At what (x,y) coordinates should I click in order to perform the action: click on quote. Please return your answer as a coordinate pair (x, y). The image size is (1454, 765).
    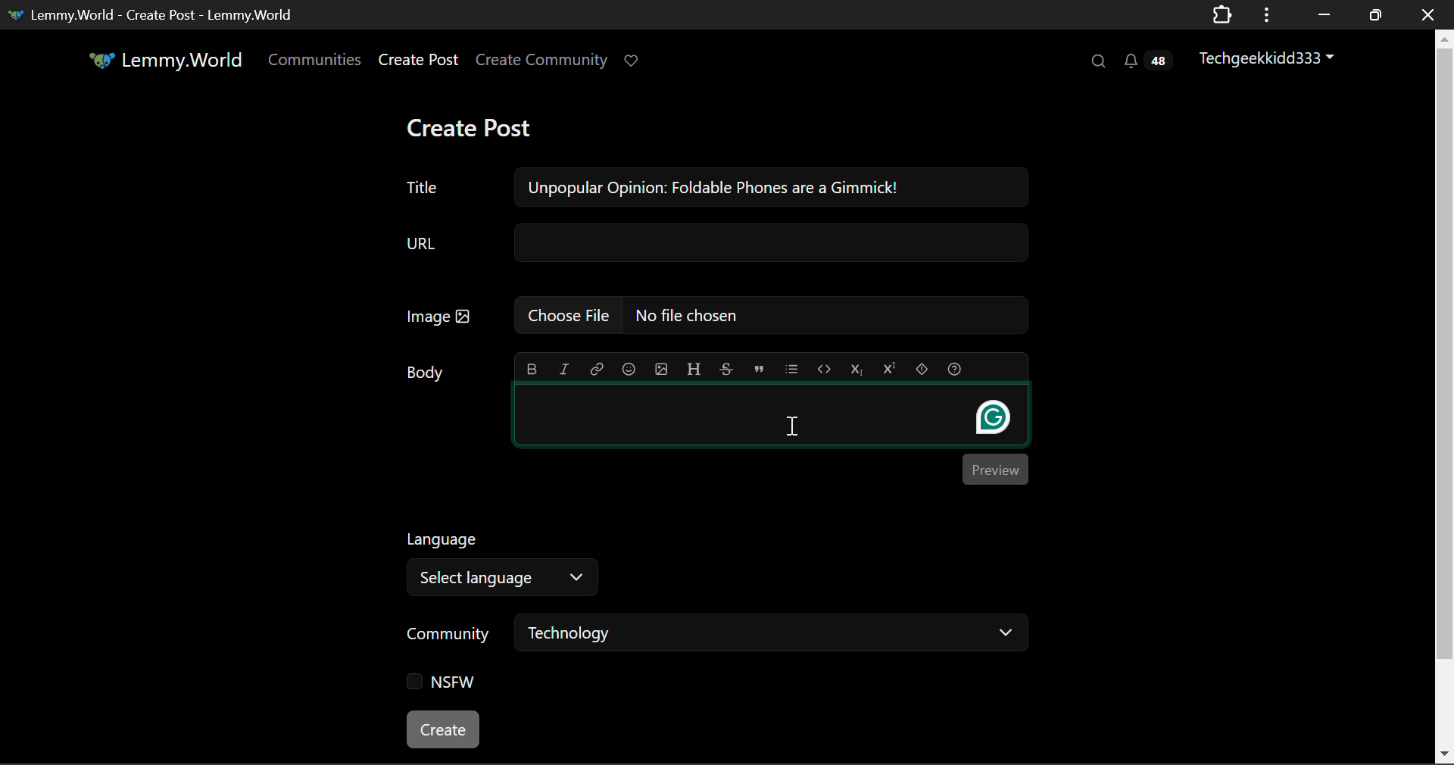
    Looking at the image, I should click on (760, 367).